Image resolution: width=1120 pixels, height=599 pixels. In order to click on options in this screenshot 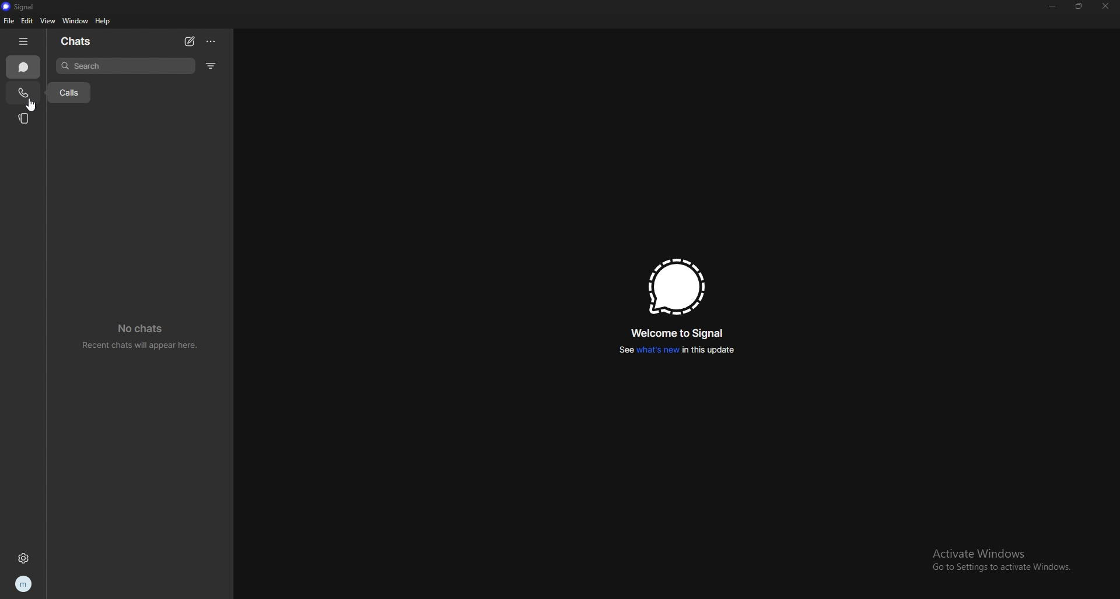, I will do `click(211, 41)`.